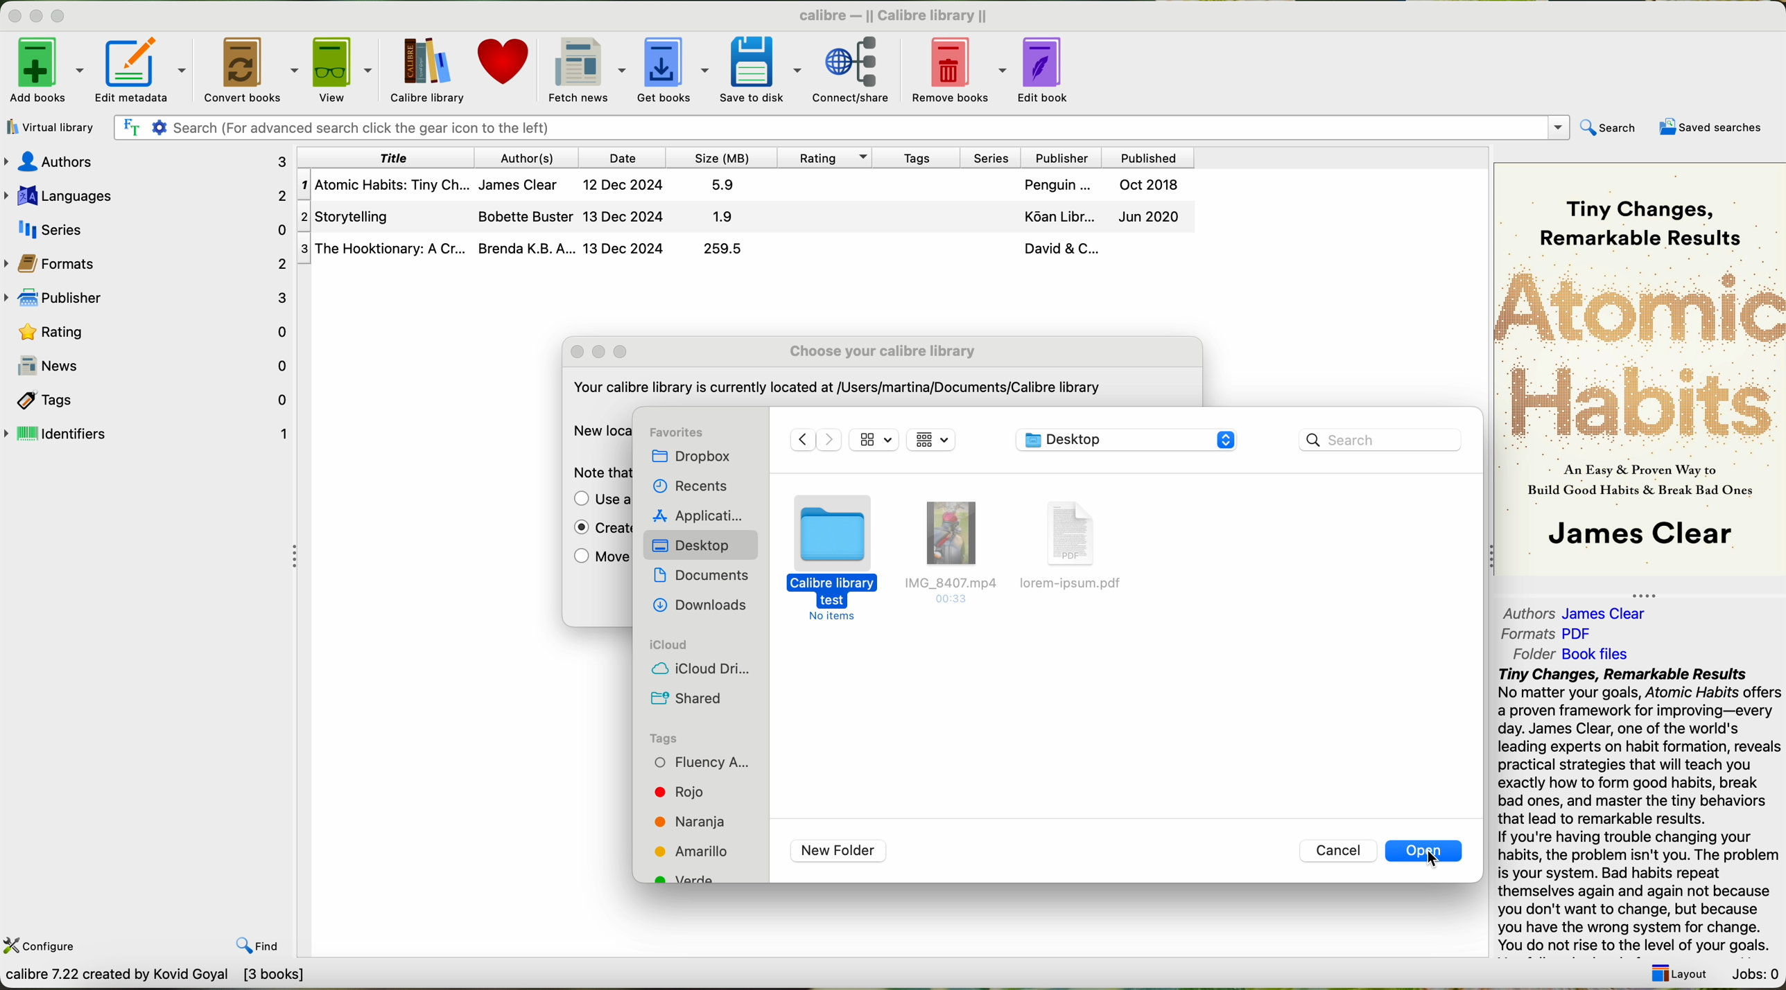 The height and width of the screenshot is (990, 1786). I want to click on cursor, so click(1439, 866).